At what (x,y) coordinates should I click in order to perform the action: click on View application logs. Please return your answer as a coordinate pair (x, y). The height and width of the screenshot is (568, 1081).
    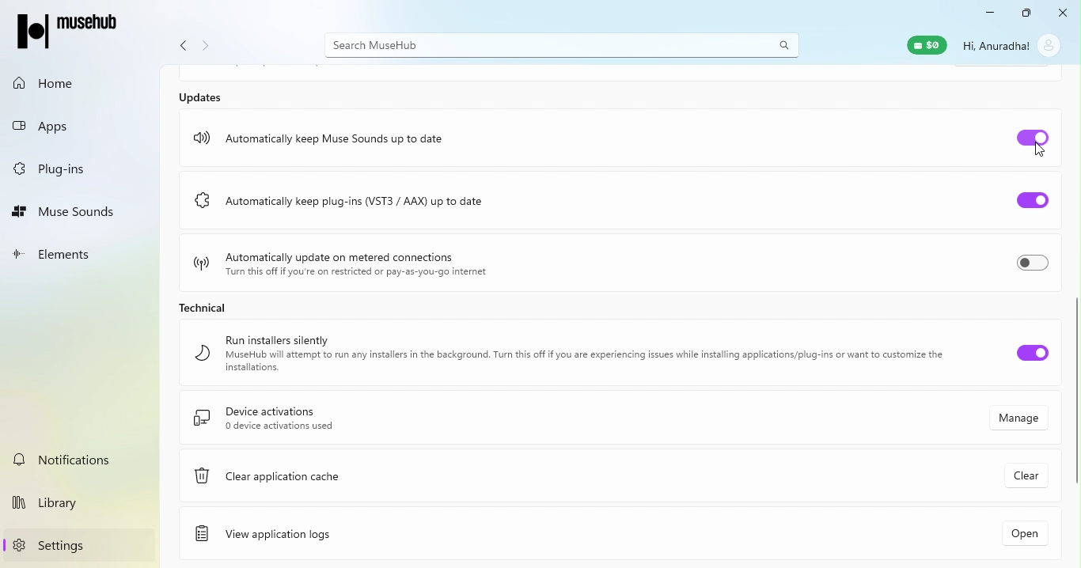
    Looking at the image, I should click on (347, 533).